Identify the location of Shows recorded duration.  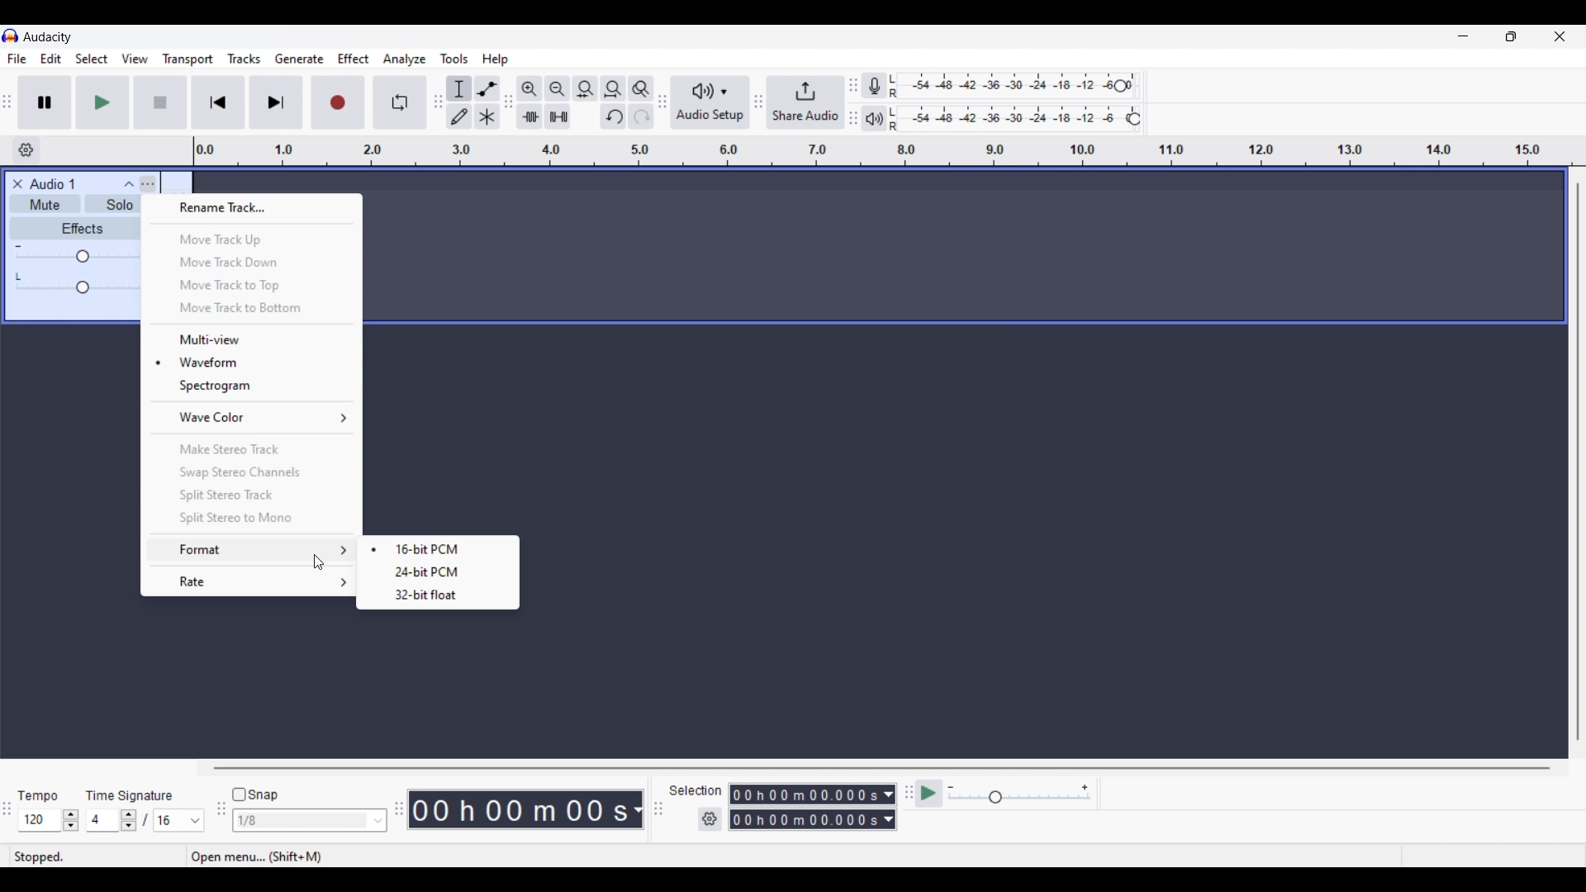
(519, 809).